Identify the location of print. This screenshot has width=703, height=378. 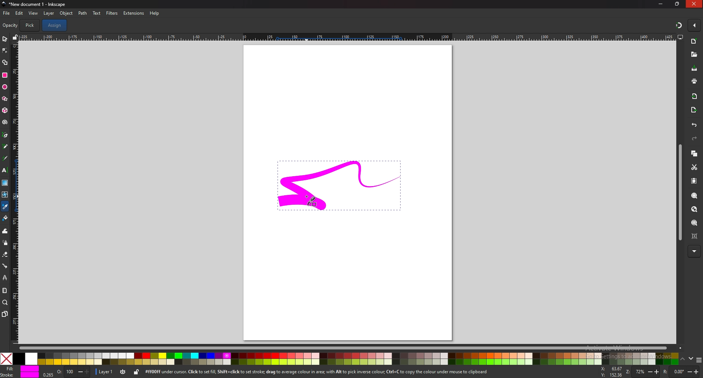
(694, 81).